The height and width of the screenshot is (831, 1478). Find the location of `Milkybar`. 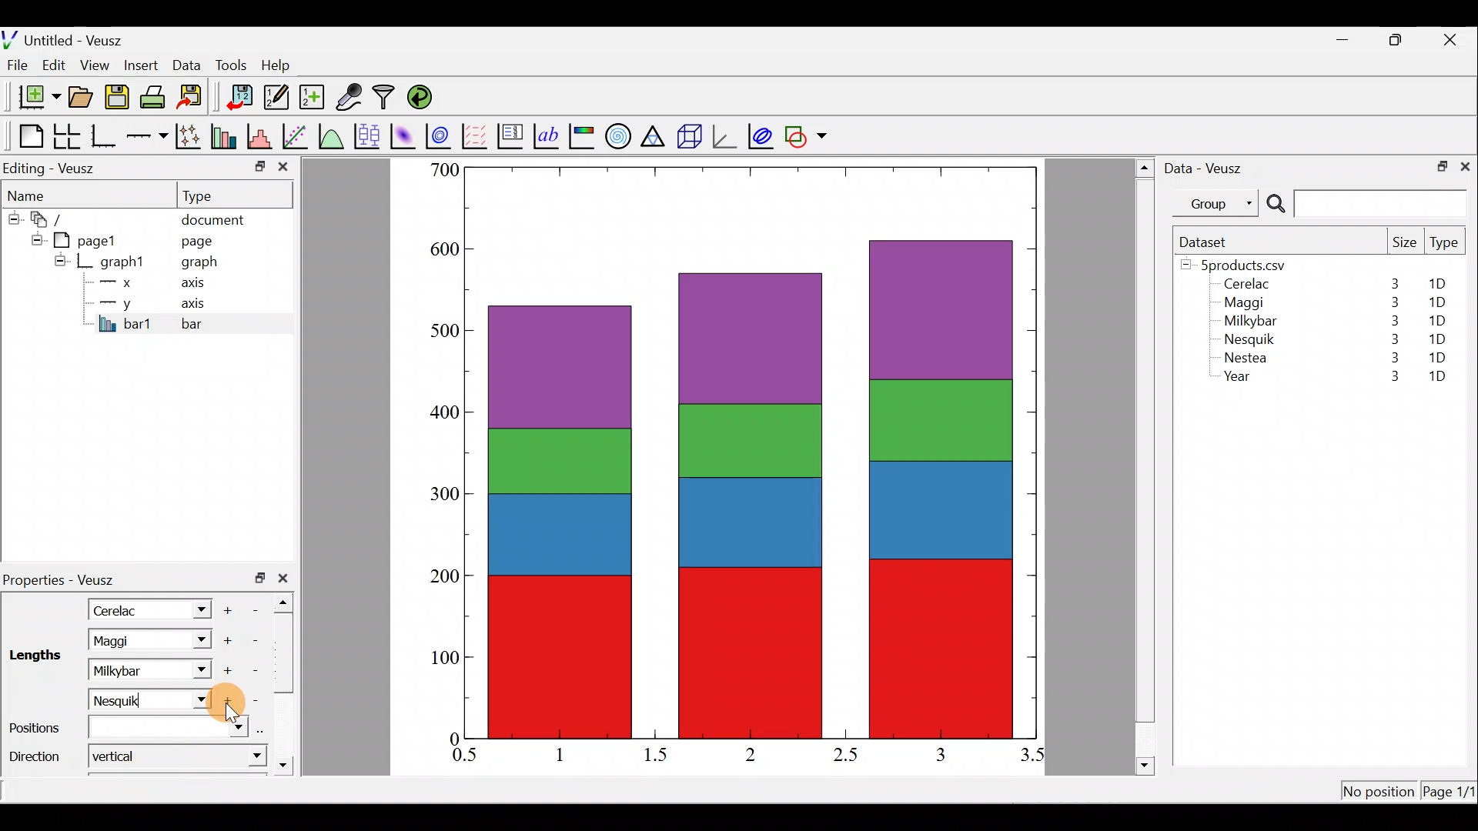

Milkybar is located at coordinates (1246, 322).